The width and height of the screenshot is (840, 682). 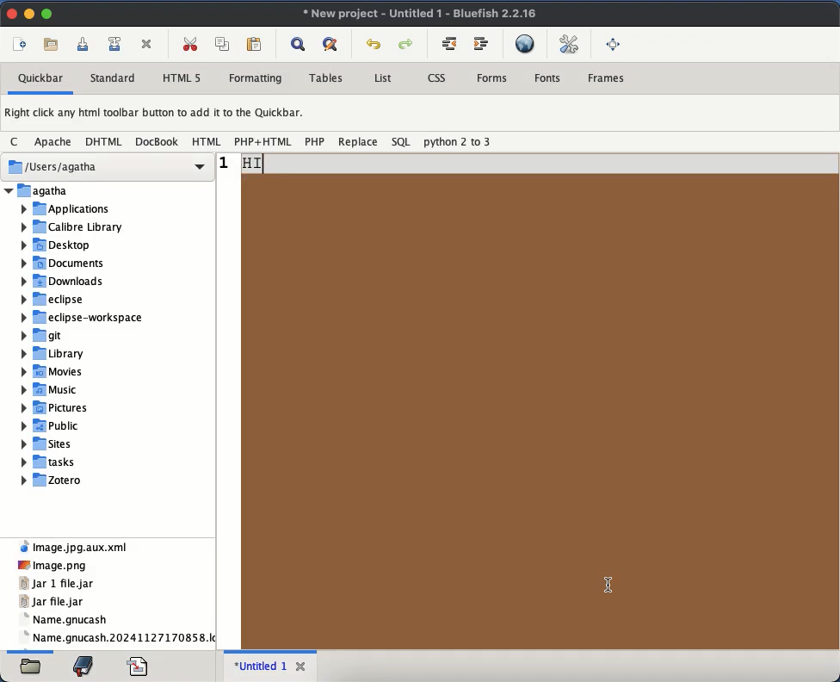 What do you see at coordinates (407, 45) in the screenshot?
I see `redo` at bounding box center [407, 45].